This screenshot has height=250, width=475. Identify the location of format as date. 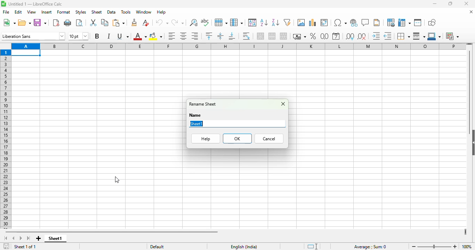
(336, 36).